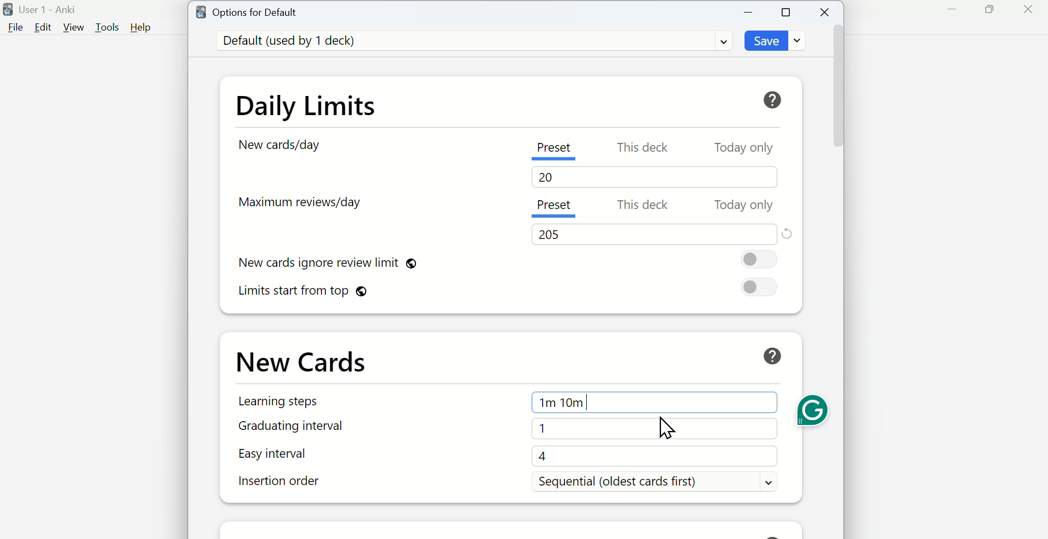 The height and width of the screenshot is (539, 1048). I want to click on Tools, so click(106, 28).